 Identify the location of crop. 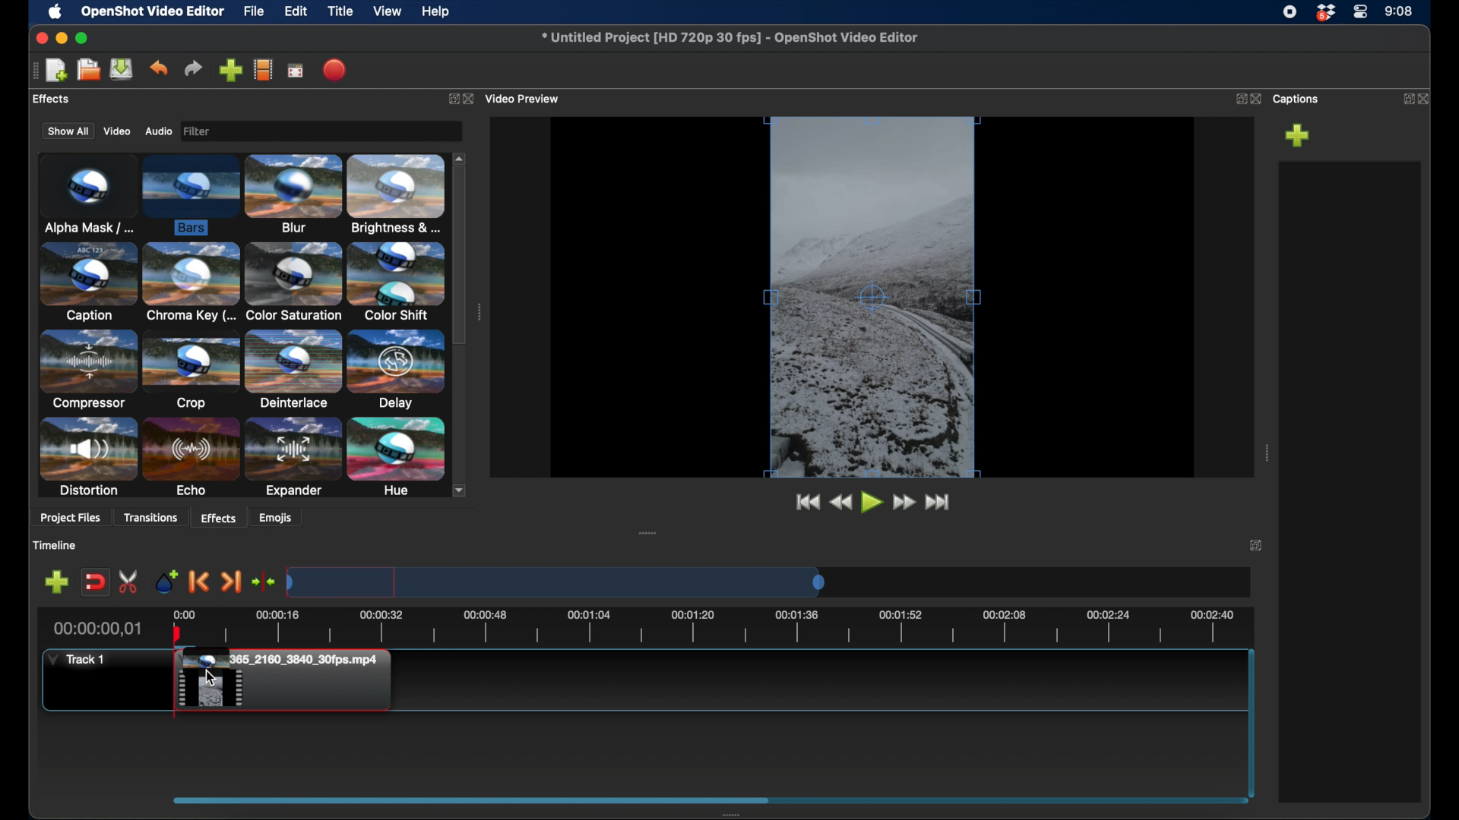
(191, 371).